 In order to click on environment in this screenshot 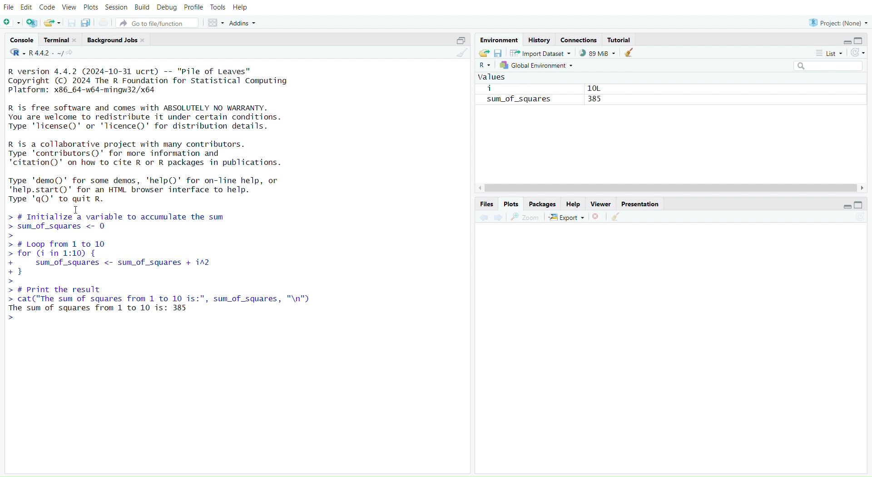, I will do `click(497, 40)`.